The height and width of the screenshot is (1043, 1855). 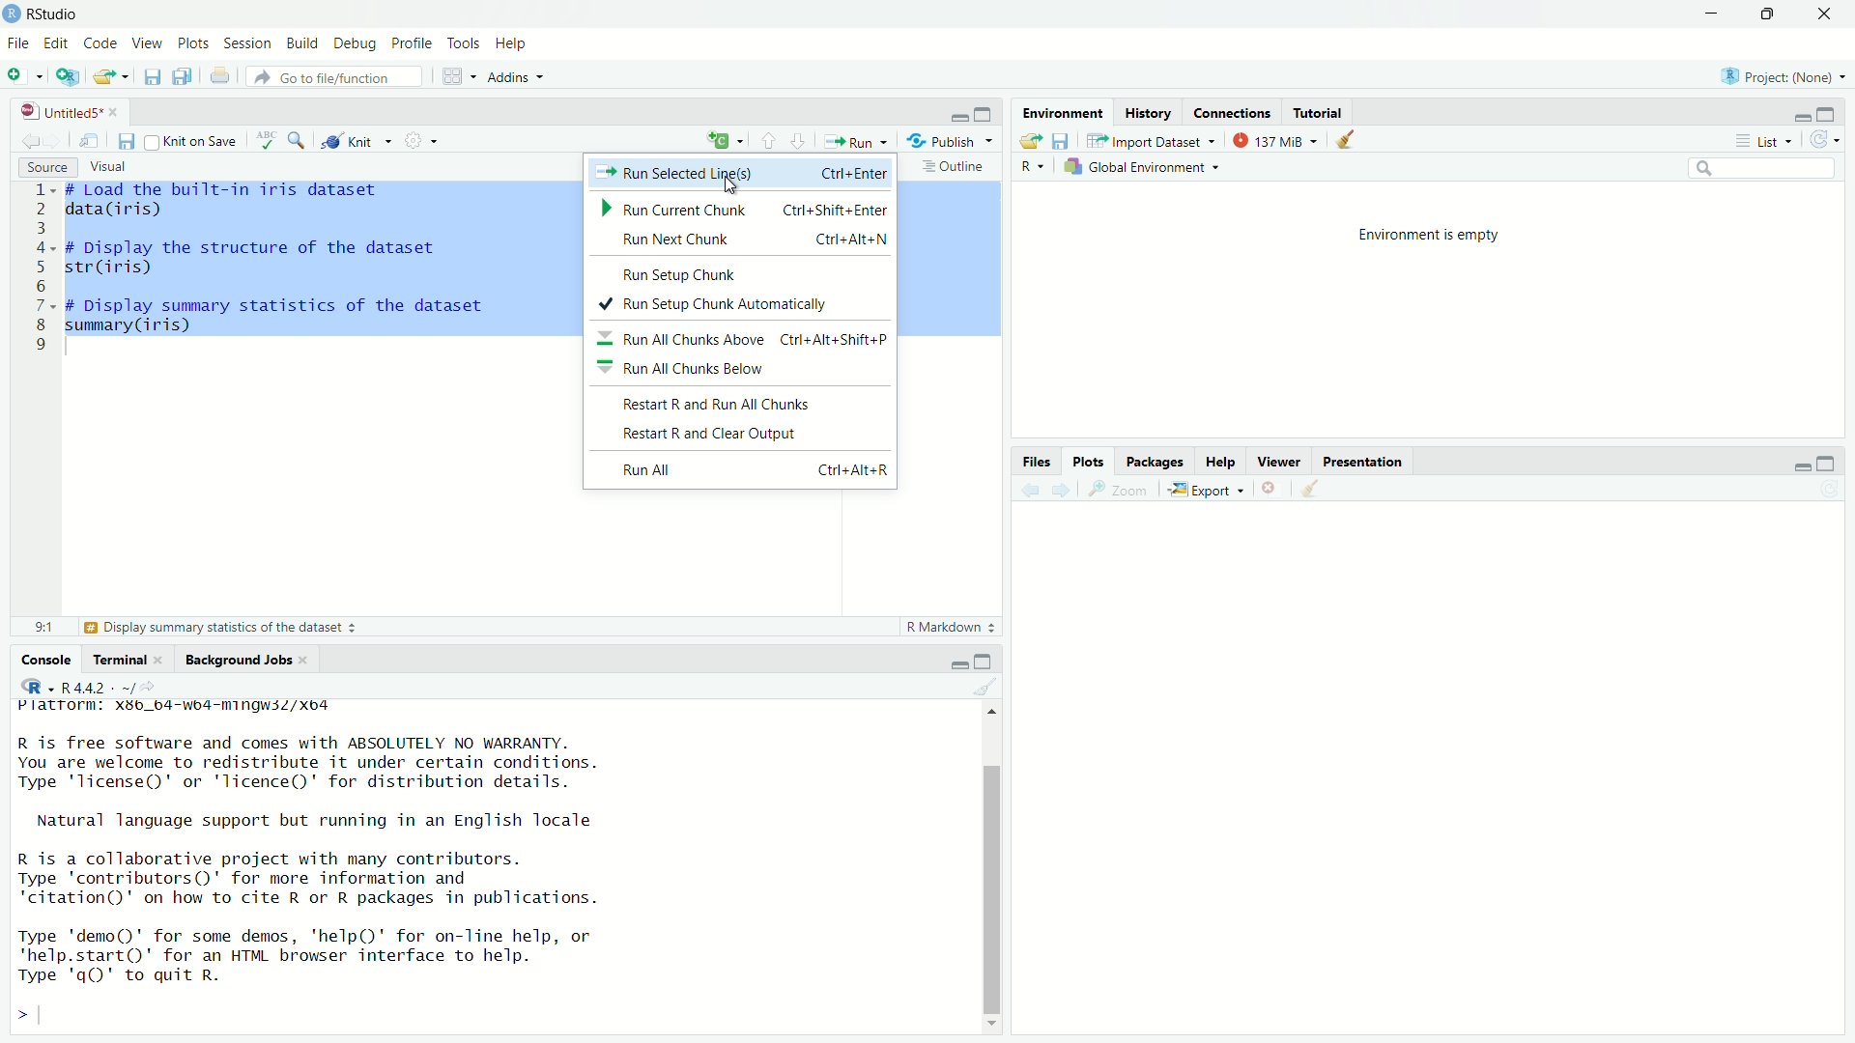 I want to click on Knit, so click(x=356, y=141).